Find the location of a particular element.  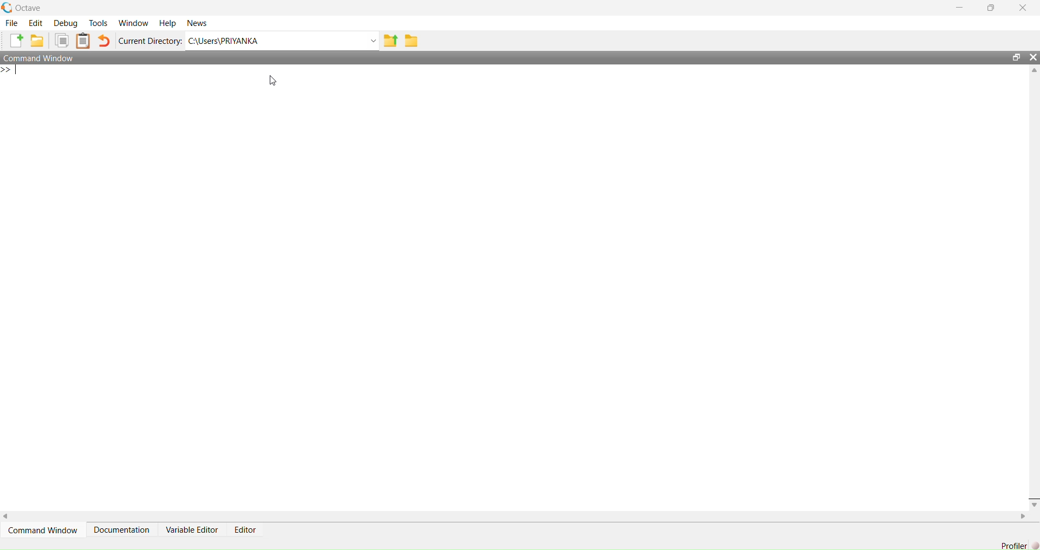

Edit is located at coordinates (38, 24).